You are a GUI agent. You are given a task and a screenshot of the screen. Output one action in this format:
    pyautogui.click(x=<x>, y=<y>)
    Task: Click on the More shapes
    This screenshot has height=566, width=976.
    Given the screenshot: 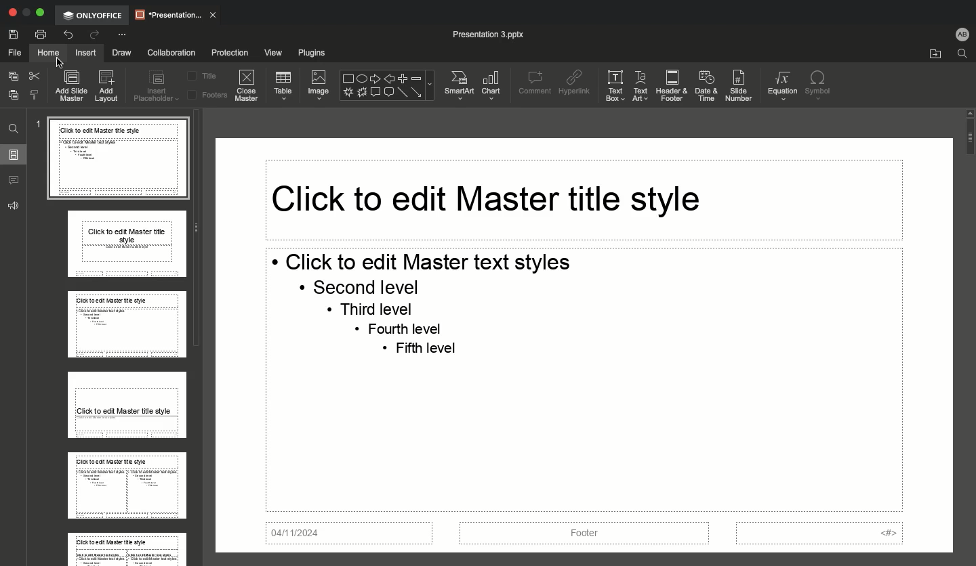 What is the action you would take?
    pyautogui.click(x=434, y=84)
    